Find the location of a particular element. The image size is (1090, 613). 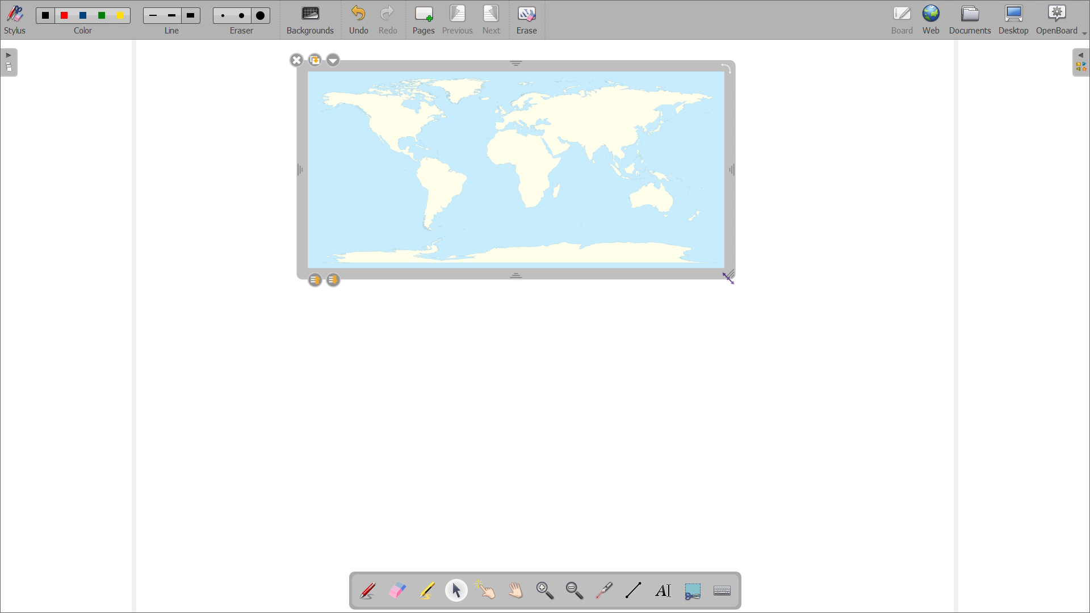

openboard settings is located at coordinates (1061, 20).